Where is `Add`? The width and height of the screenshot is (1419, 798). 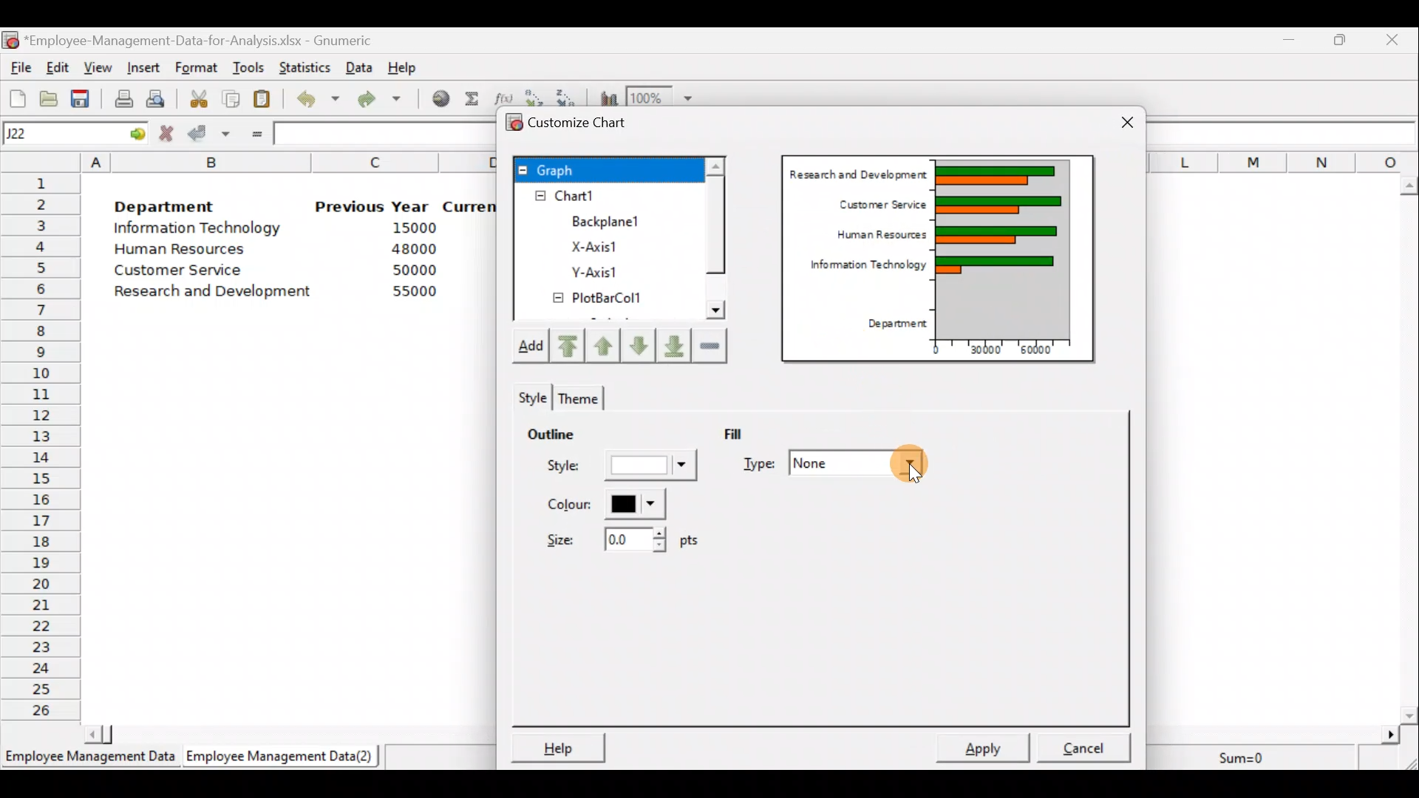 Add is located at coordinates (535, 347).